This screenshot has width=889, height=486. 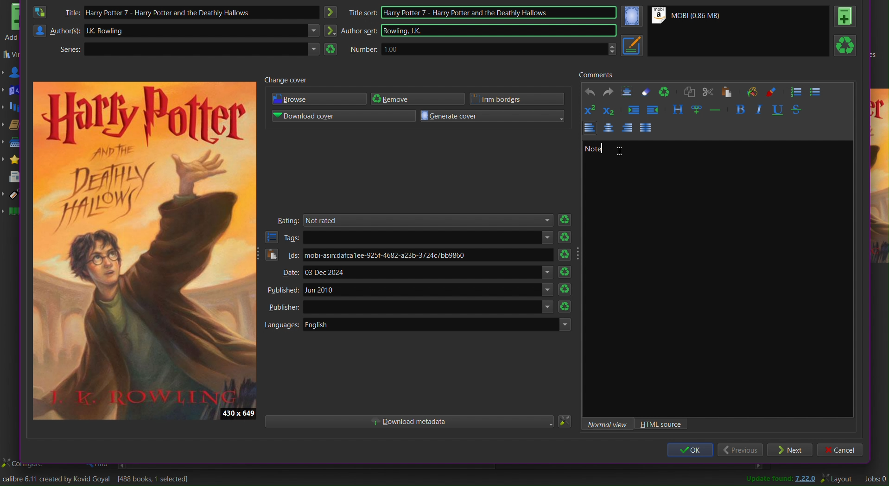 I want to click on Rowling JK, so click(x=500, y=30).